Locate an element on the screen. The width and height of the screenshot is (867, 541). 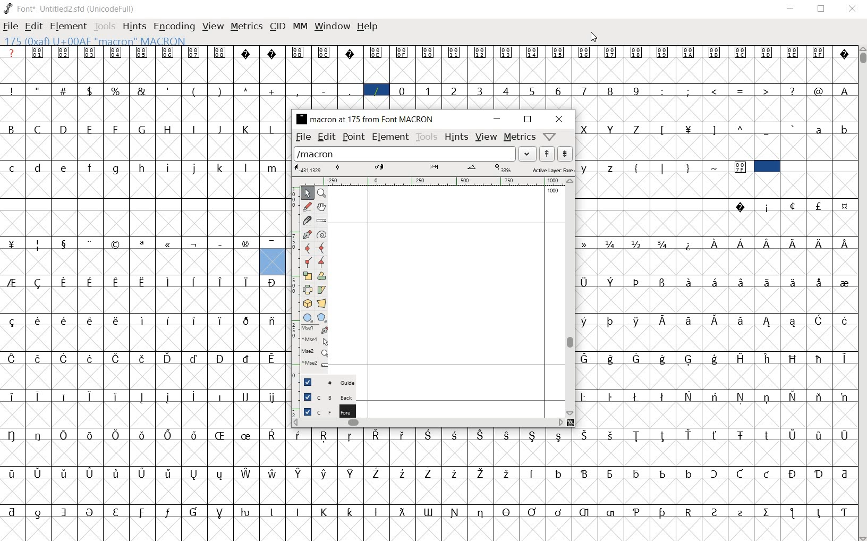
Symbol is located at coordinates (245, 398).